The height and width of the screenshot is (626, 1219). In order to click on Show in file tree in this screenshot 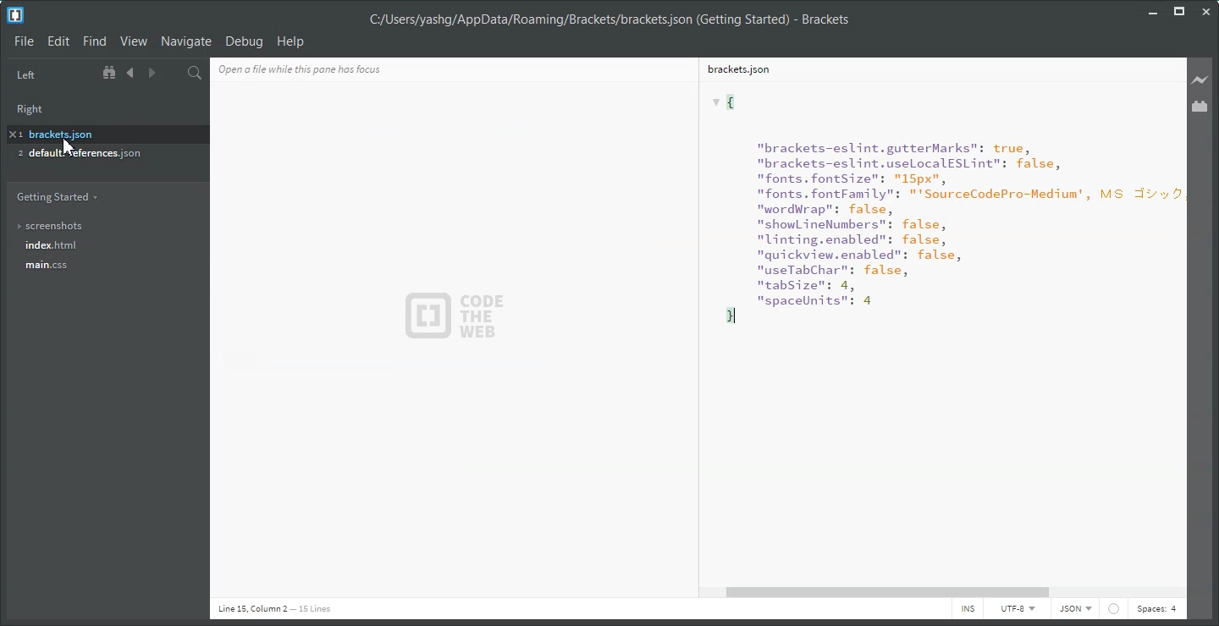, I will do `click(111, 73)`.